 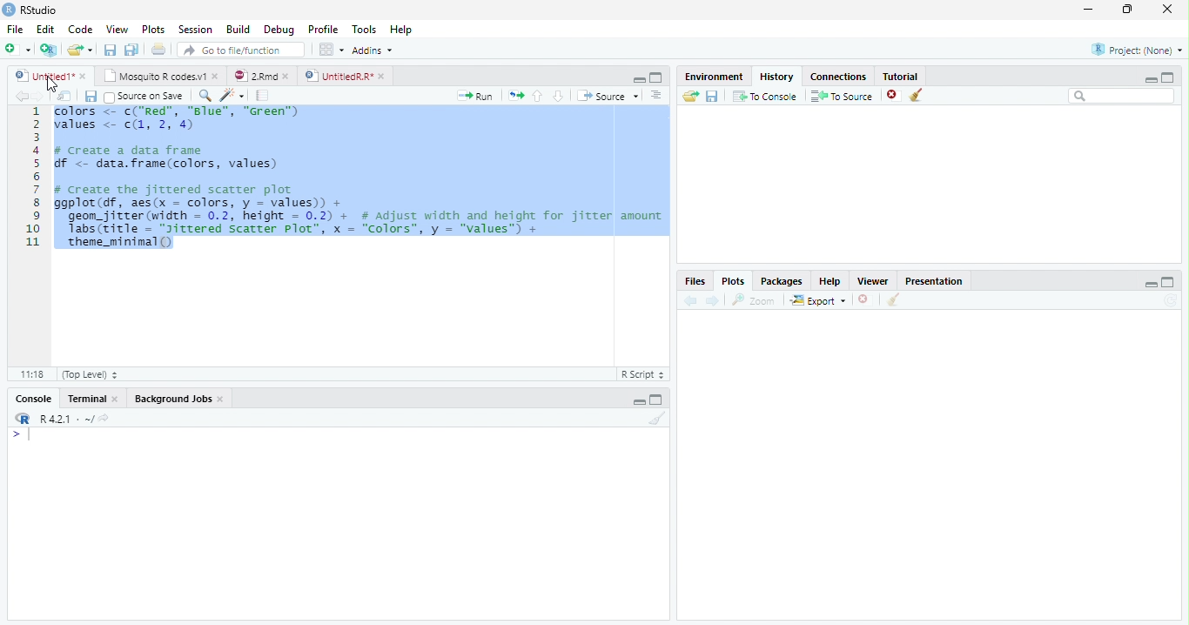 What do you see at coordinates (537, 96) in the screenshot?
I see `Go to previous section/chunk` at bounding box center [537, 96].